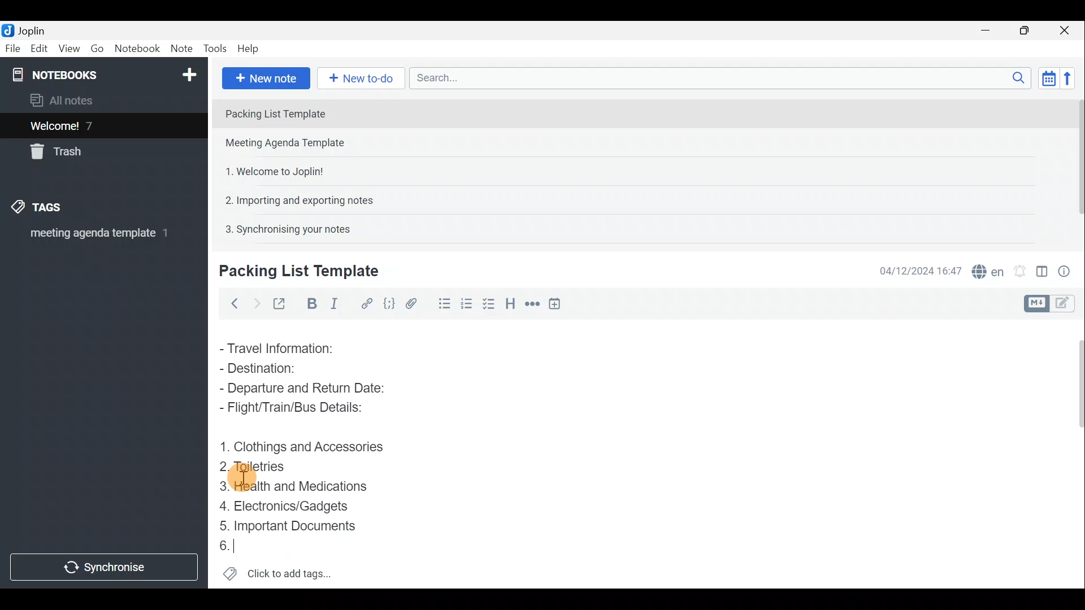 The image size is (1085, 610). Describe the element at coordinates (466, 302) in the screenshot. I see `Checkbox` at that location.